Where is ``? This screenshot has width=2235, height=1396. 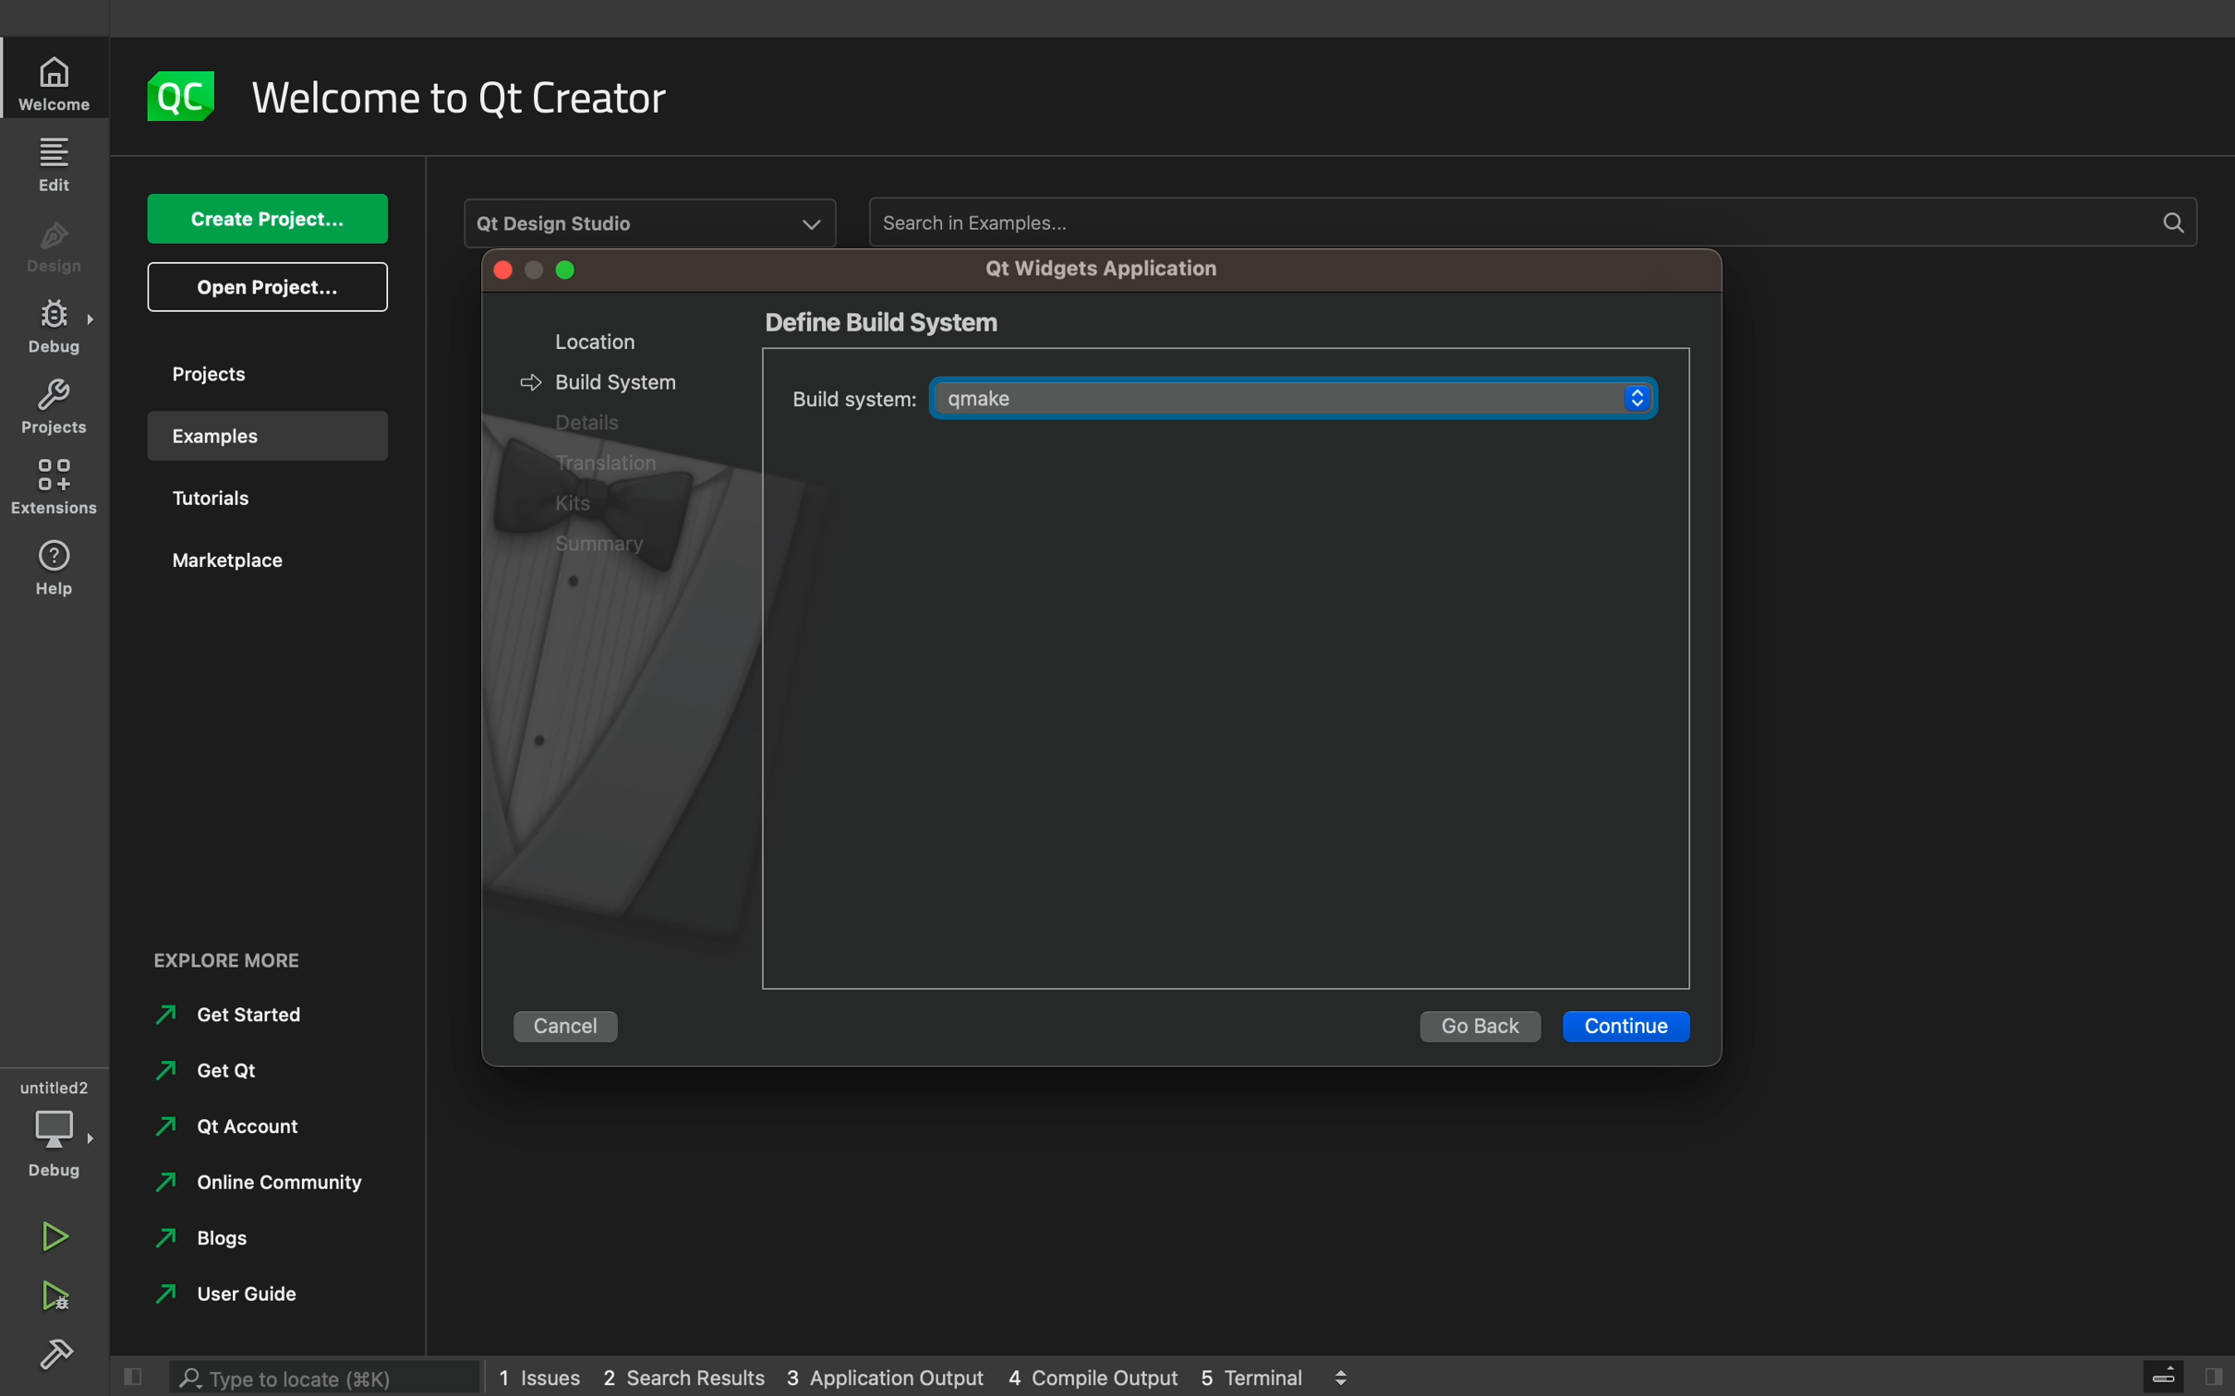
 is located at coordinates (252, 1188).